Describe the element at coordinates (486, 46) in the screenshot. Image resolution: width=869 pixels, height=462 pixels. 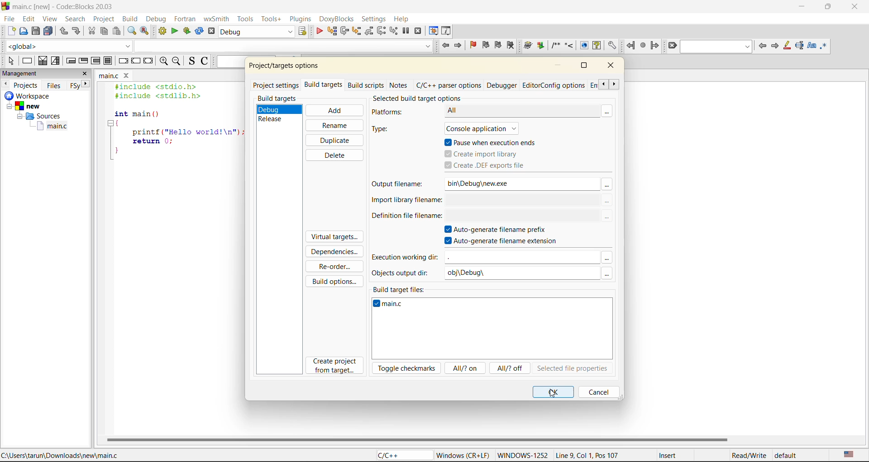
I see `prev bookmark` at that location.